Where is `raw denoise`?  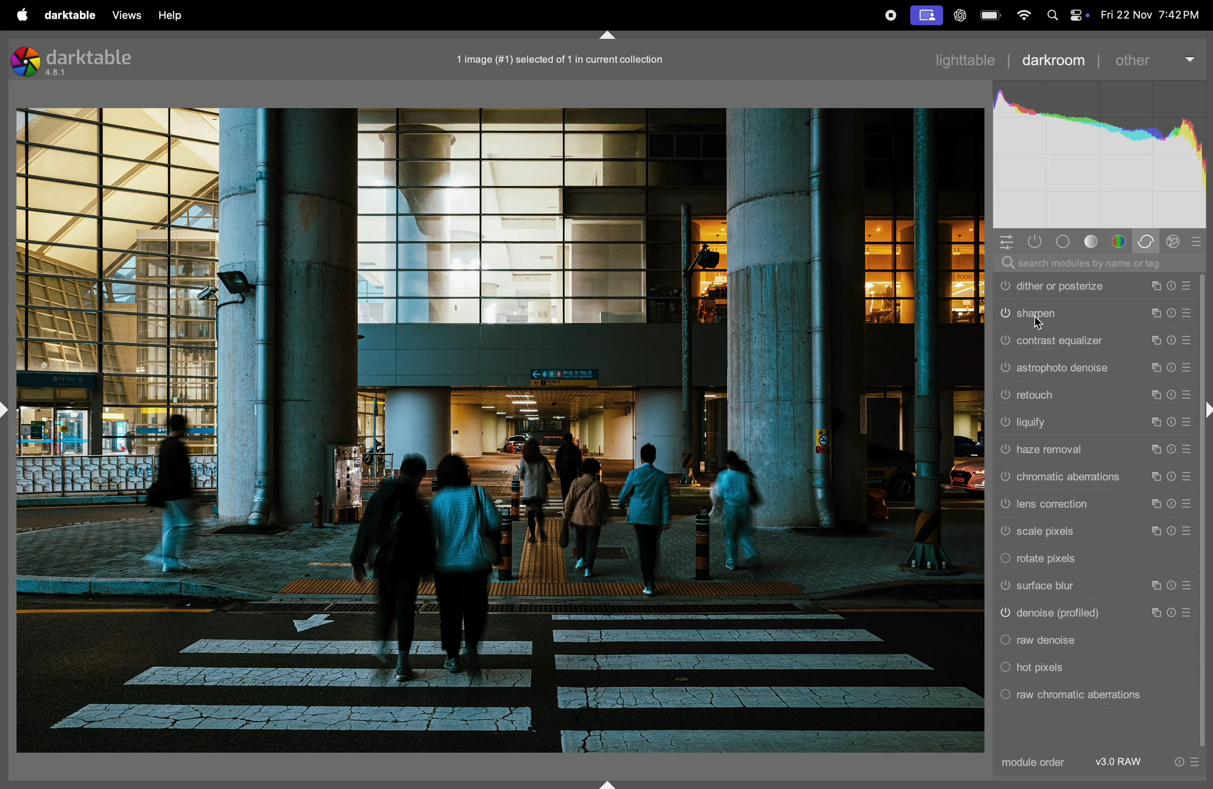 raw denoise is located at coordinates (1092, 641).